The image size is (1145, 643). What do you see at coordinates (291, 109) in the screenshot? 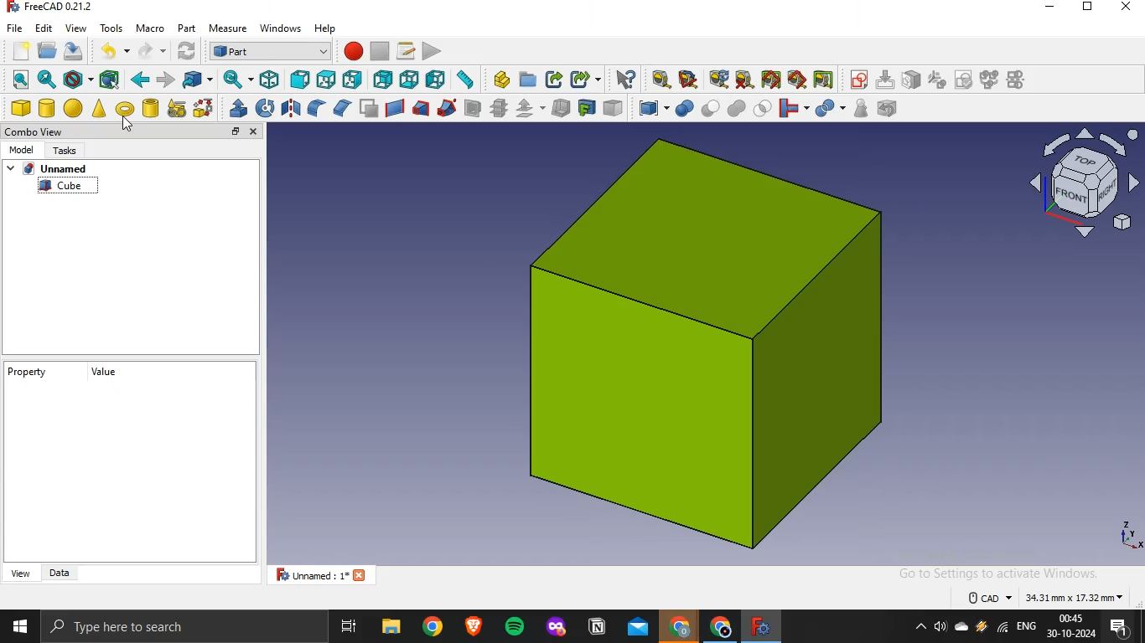
I see `mirroring` at bounding box center [291, 109].